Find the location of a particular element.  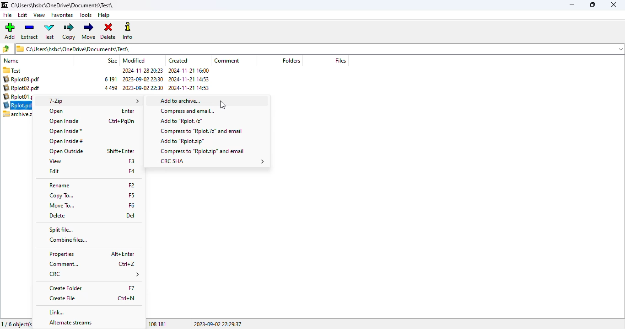

maximize is located at coordinates (593, 4).